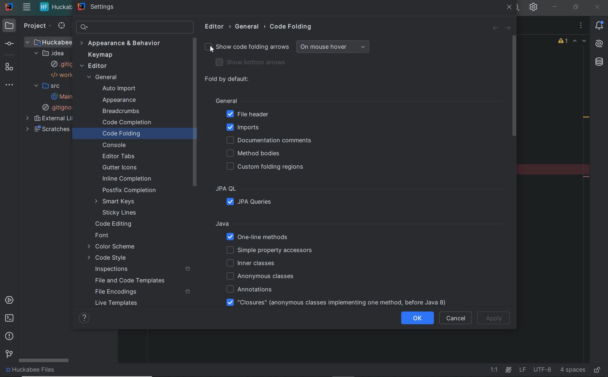 This screenshot has height=377, width=608. What do you see at coordinates (122, 44) in the screenshot?
I see `appearance and behavior` at bounding box center [122, 44].